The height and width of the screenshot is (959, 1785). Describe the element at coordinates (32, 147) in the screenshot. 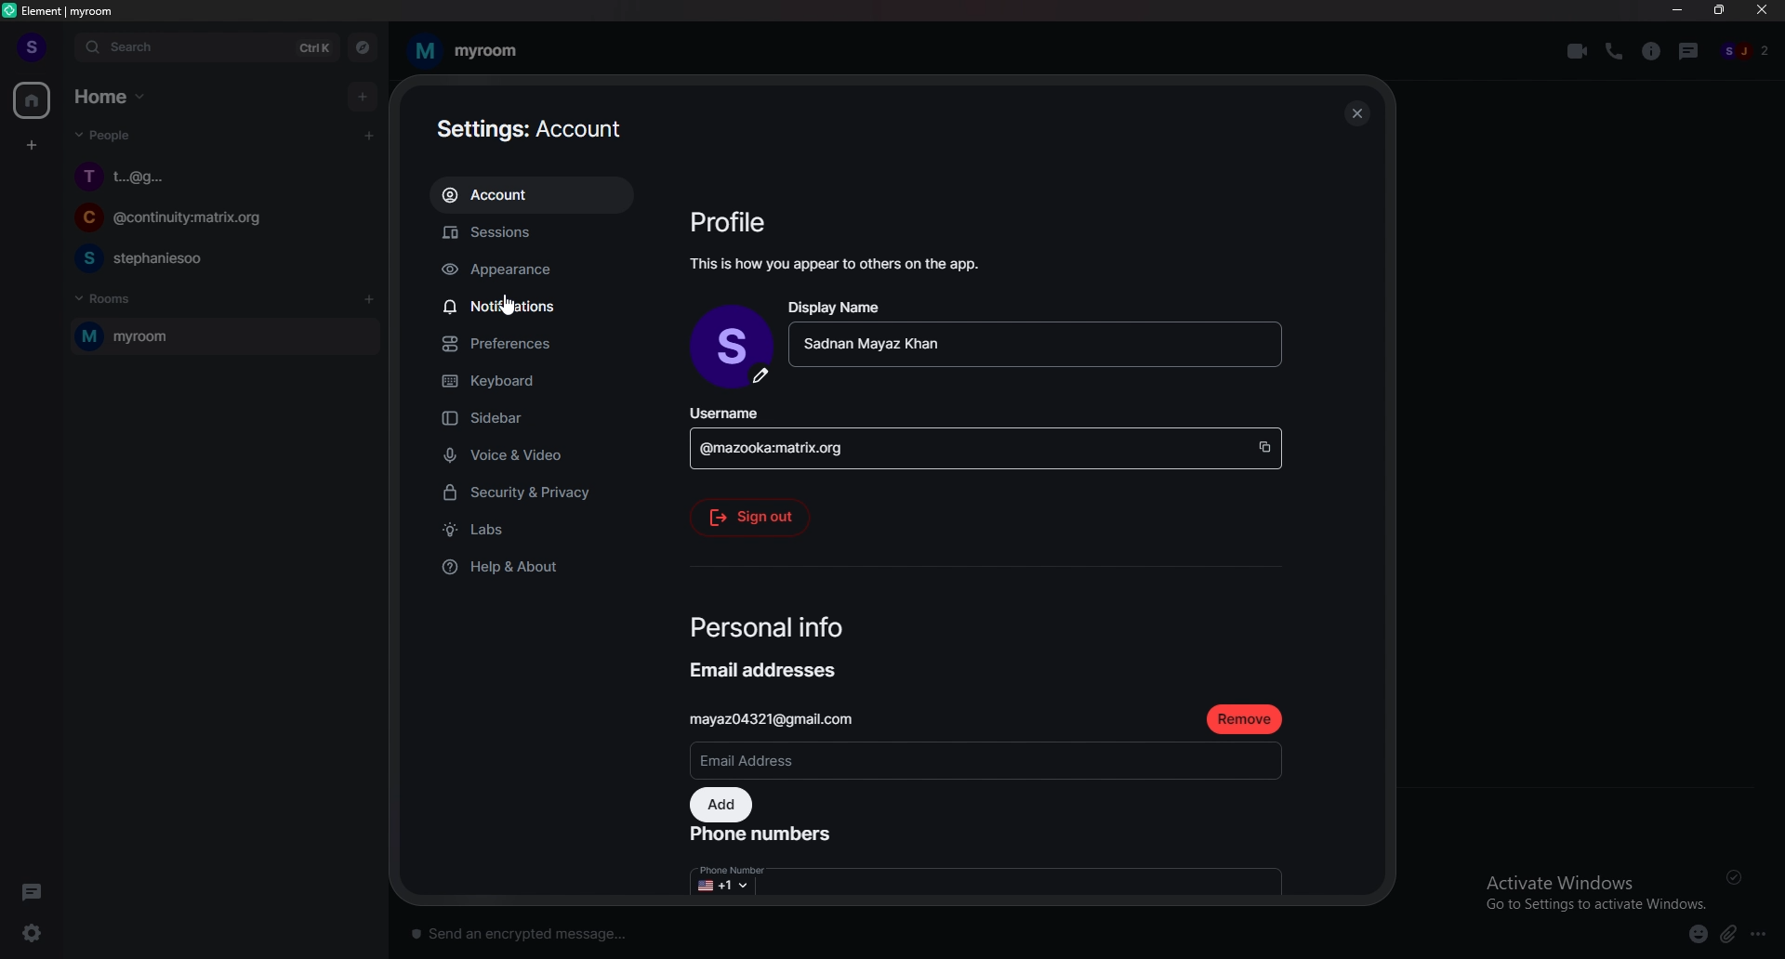

I see `create a space` at that location.